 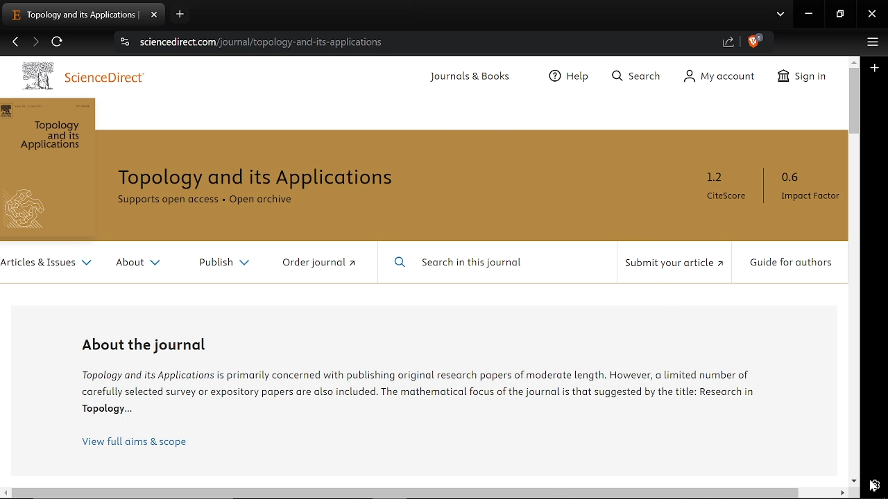 I want to click on Search Icon, so click(x=400, y=263).